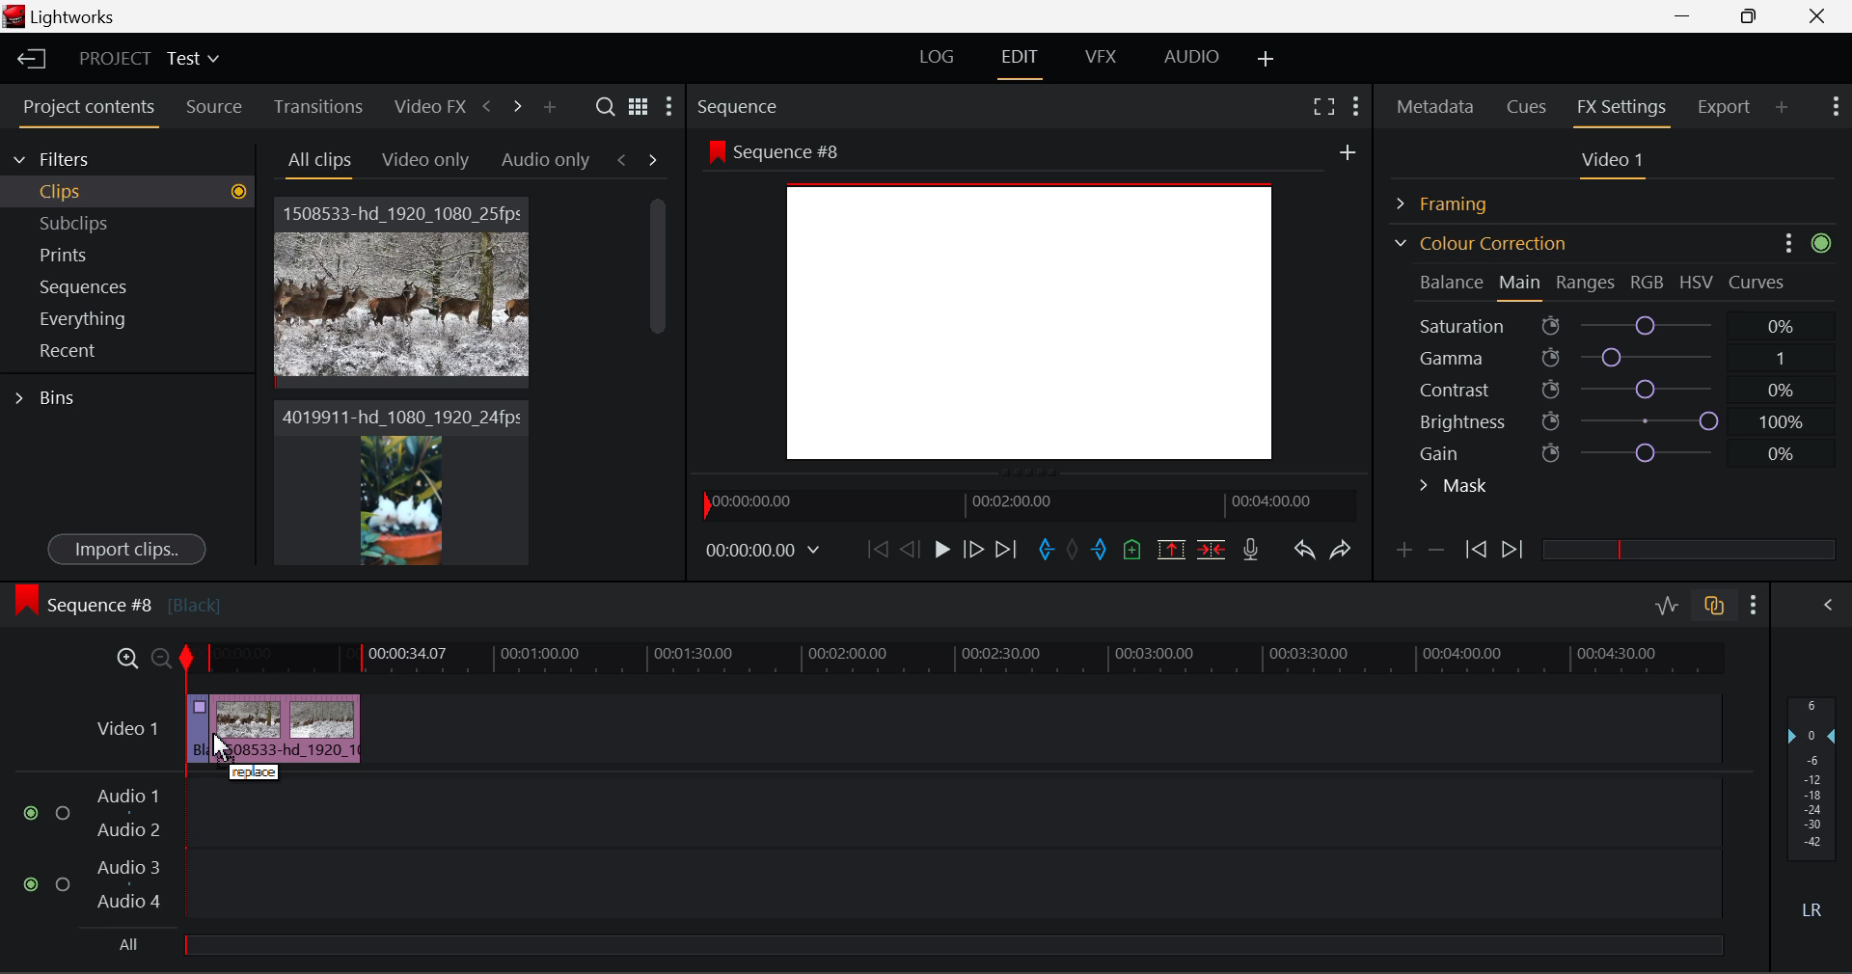 Image resolution: width=1852 pixels, height=974 pixels. Describe the element at coordinates (288, 730) in the screenshot. I see `Clip 2 Deleted` at that location.